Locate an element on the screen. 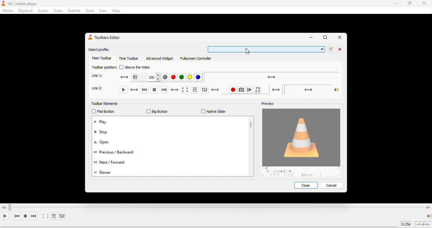 Image resolution: width=432 pixels, height=228 pixels. timeline is located at coordinates (423, 224).